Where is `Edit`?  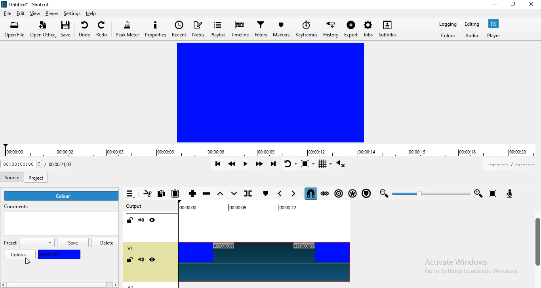 Edit is located at coordinates (21, 13).